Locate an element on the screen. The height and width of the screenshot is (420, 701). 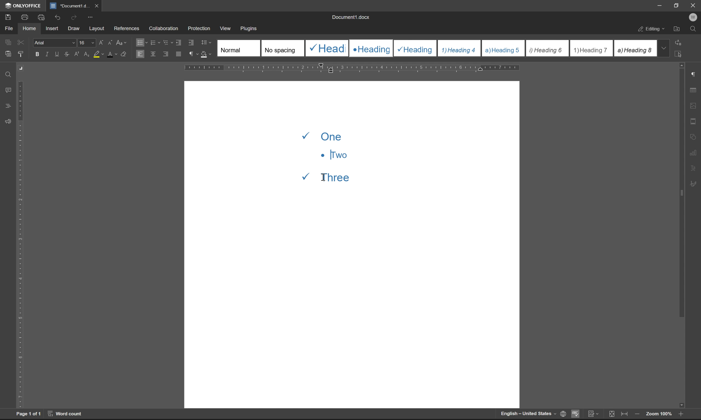
scroll bar is located at coordinates (680, 235).